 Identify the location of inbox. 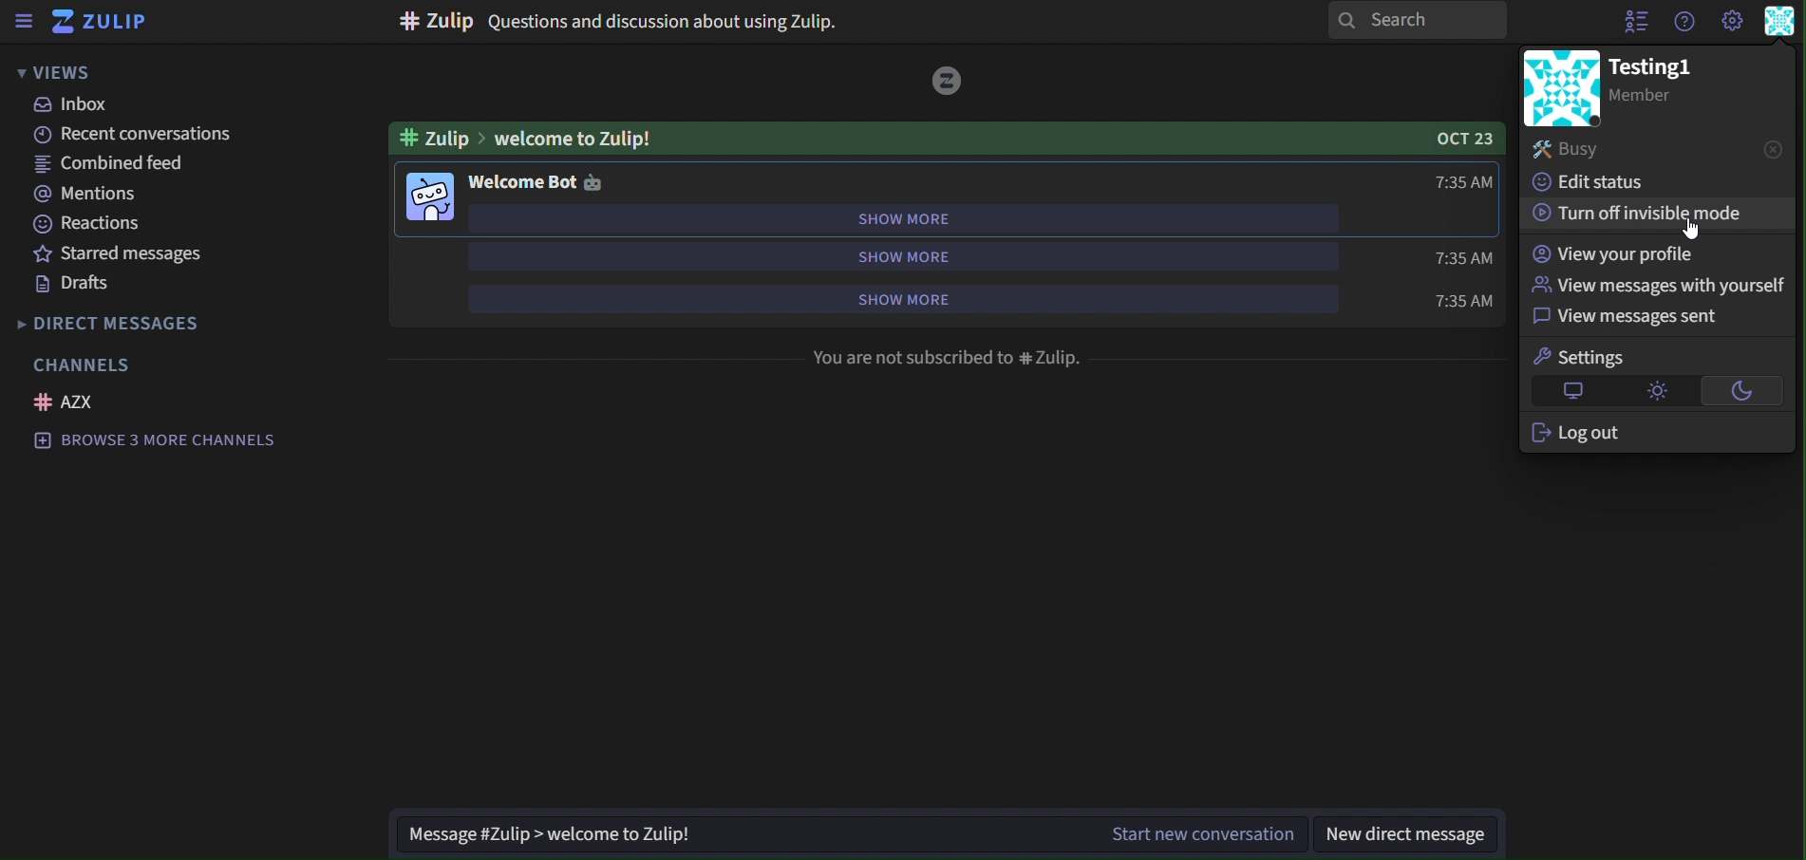
(76, 106).